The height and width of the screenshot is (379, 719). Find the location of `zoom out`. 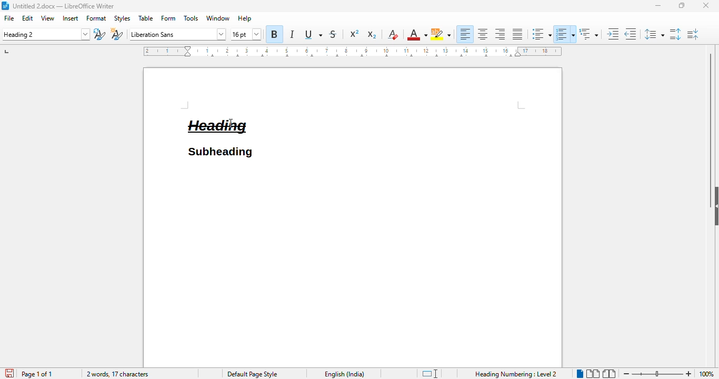

zoom out is located at coordinates (625, 374).